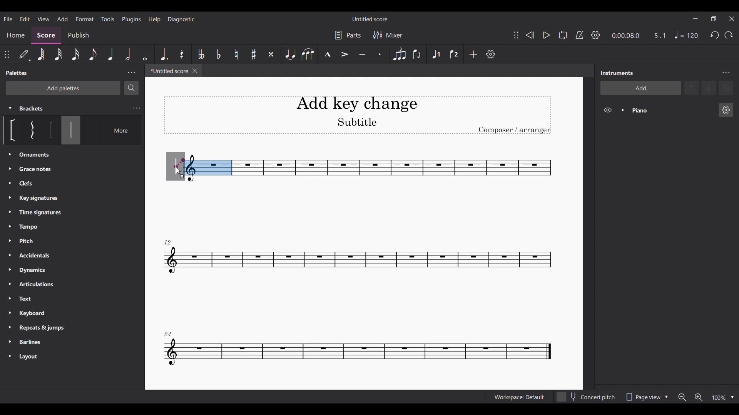 The width and height of the screenshot is (739, 415). Describe the element at coordinates (182, 55) in the screenshot. I see `Rest` at that location.